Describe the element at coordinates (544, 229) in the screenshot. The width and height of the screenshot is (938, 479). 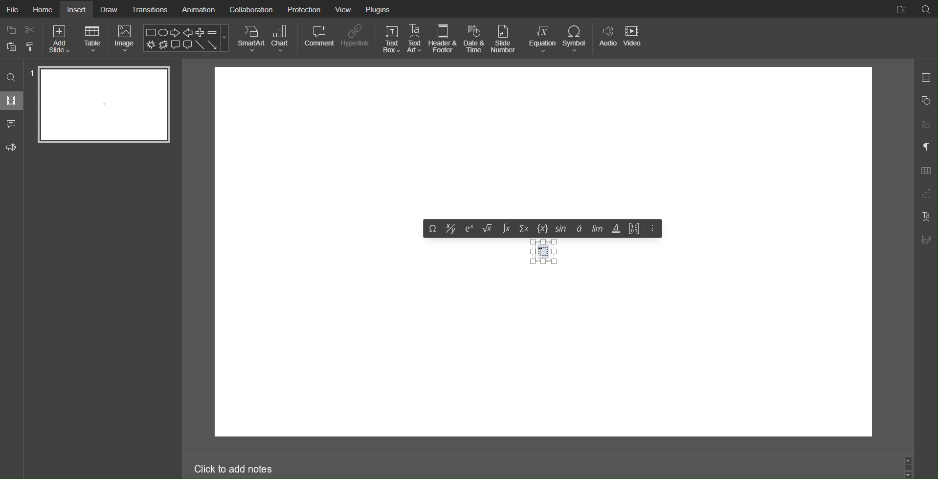
I see `Set Notation` at that location.